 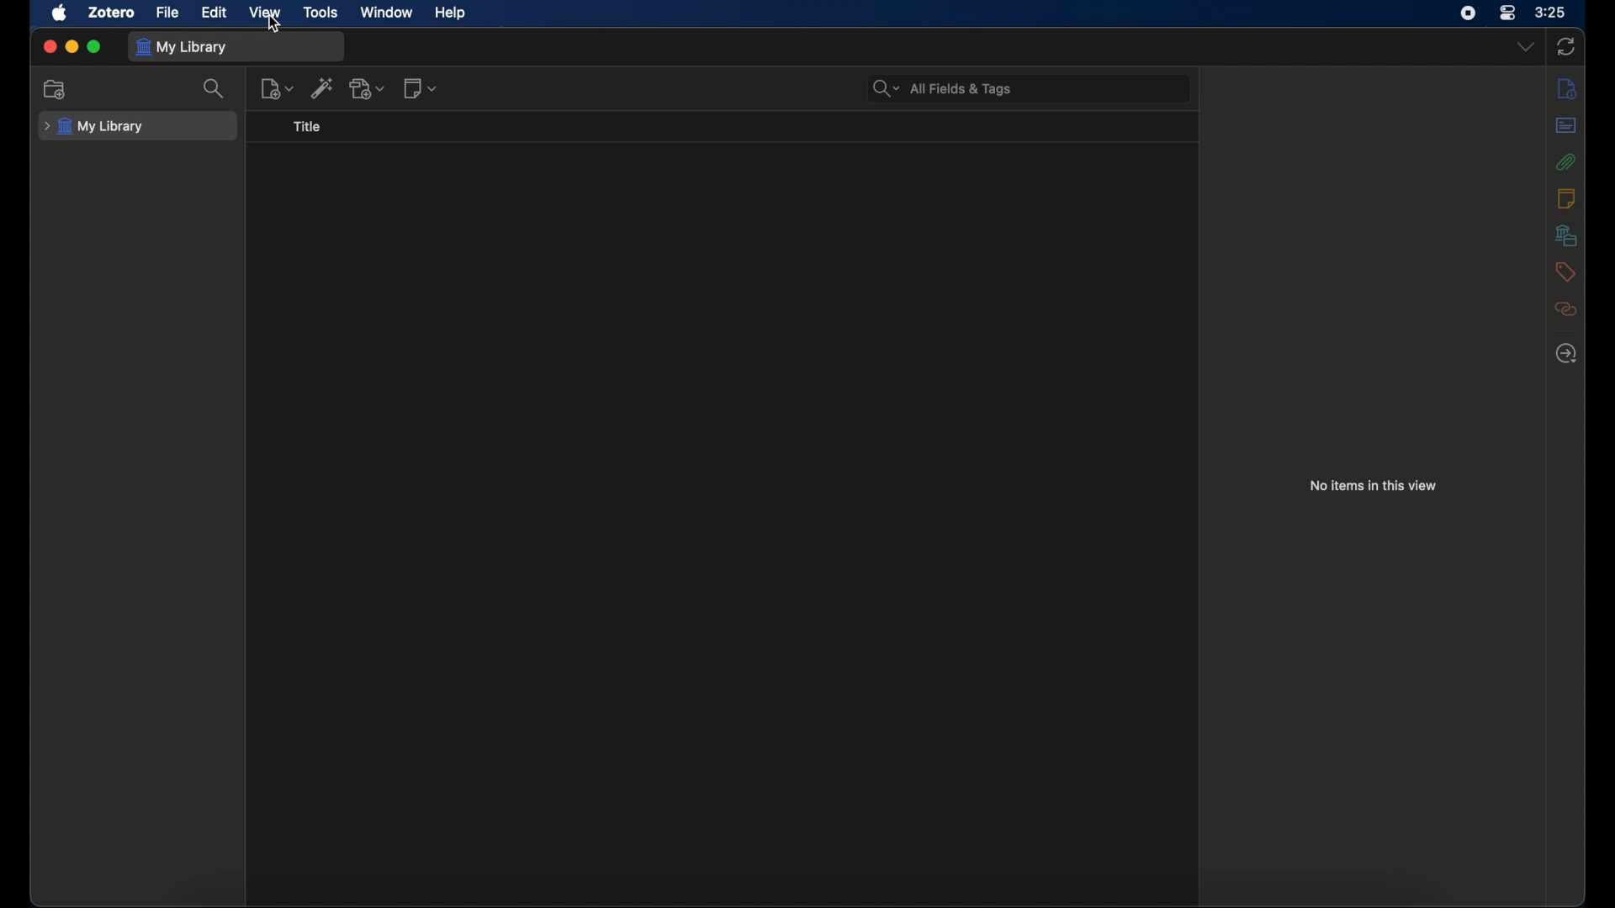 I want to click on related, so click(x=1568, y=309).